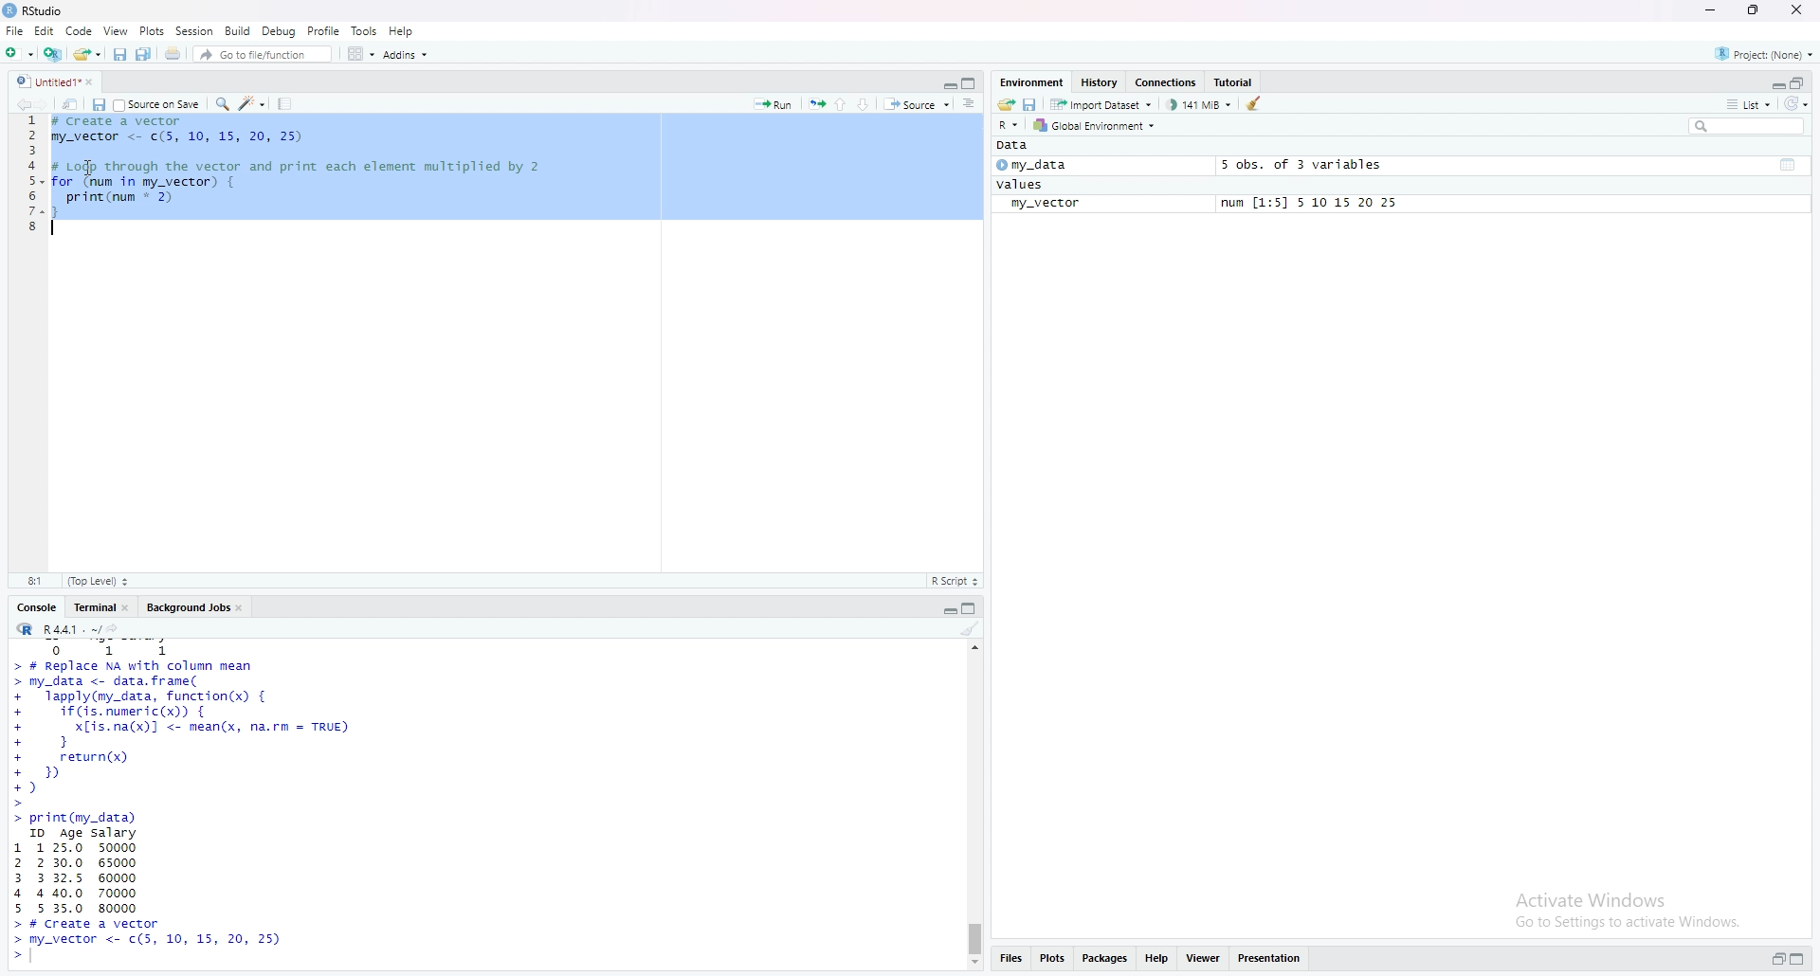 This screenshot has width=1820, height=976. I want to click on help, so click(401, 31).